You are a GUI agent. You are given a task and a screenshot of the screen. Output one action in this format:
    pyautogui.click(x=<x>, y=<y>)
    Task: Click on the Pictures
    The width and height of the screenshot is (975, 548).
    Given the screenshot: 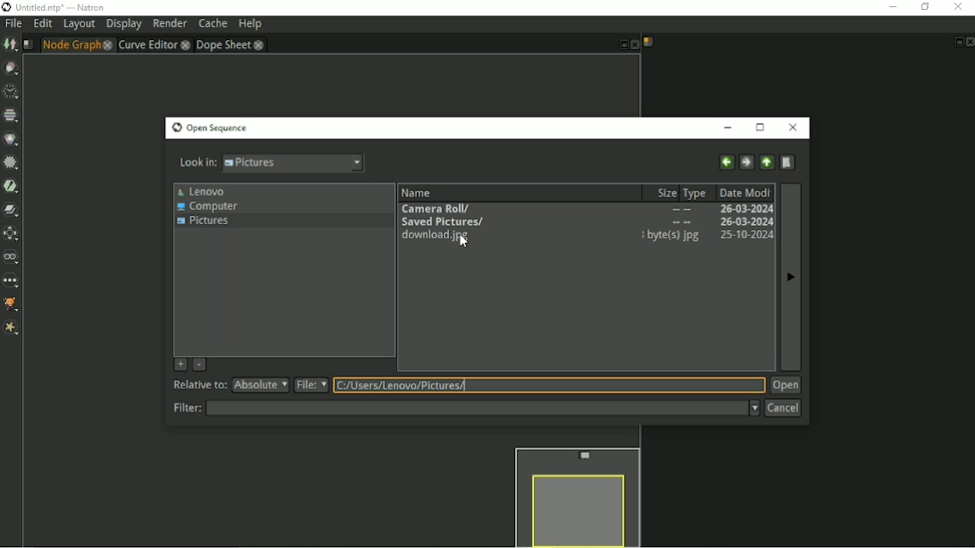 What is the action you would take?
    pyautogui.click(x=203, y=223)
    